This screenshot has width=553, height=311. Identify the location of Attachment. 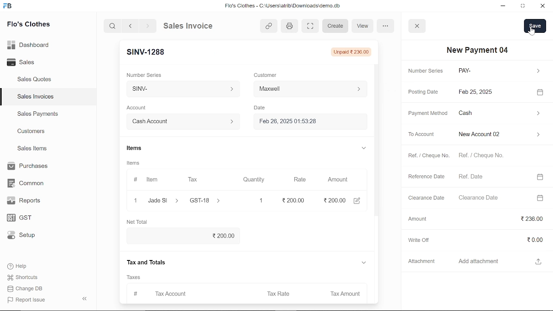
(422, 260).